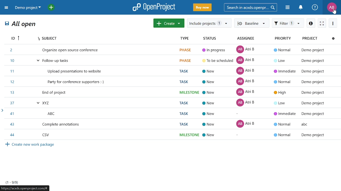  What do you see at coordinates (171, 71) in the screenshot?
I see `task titled "Updated presentations to website"` at bounding box center [171, 71].